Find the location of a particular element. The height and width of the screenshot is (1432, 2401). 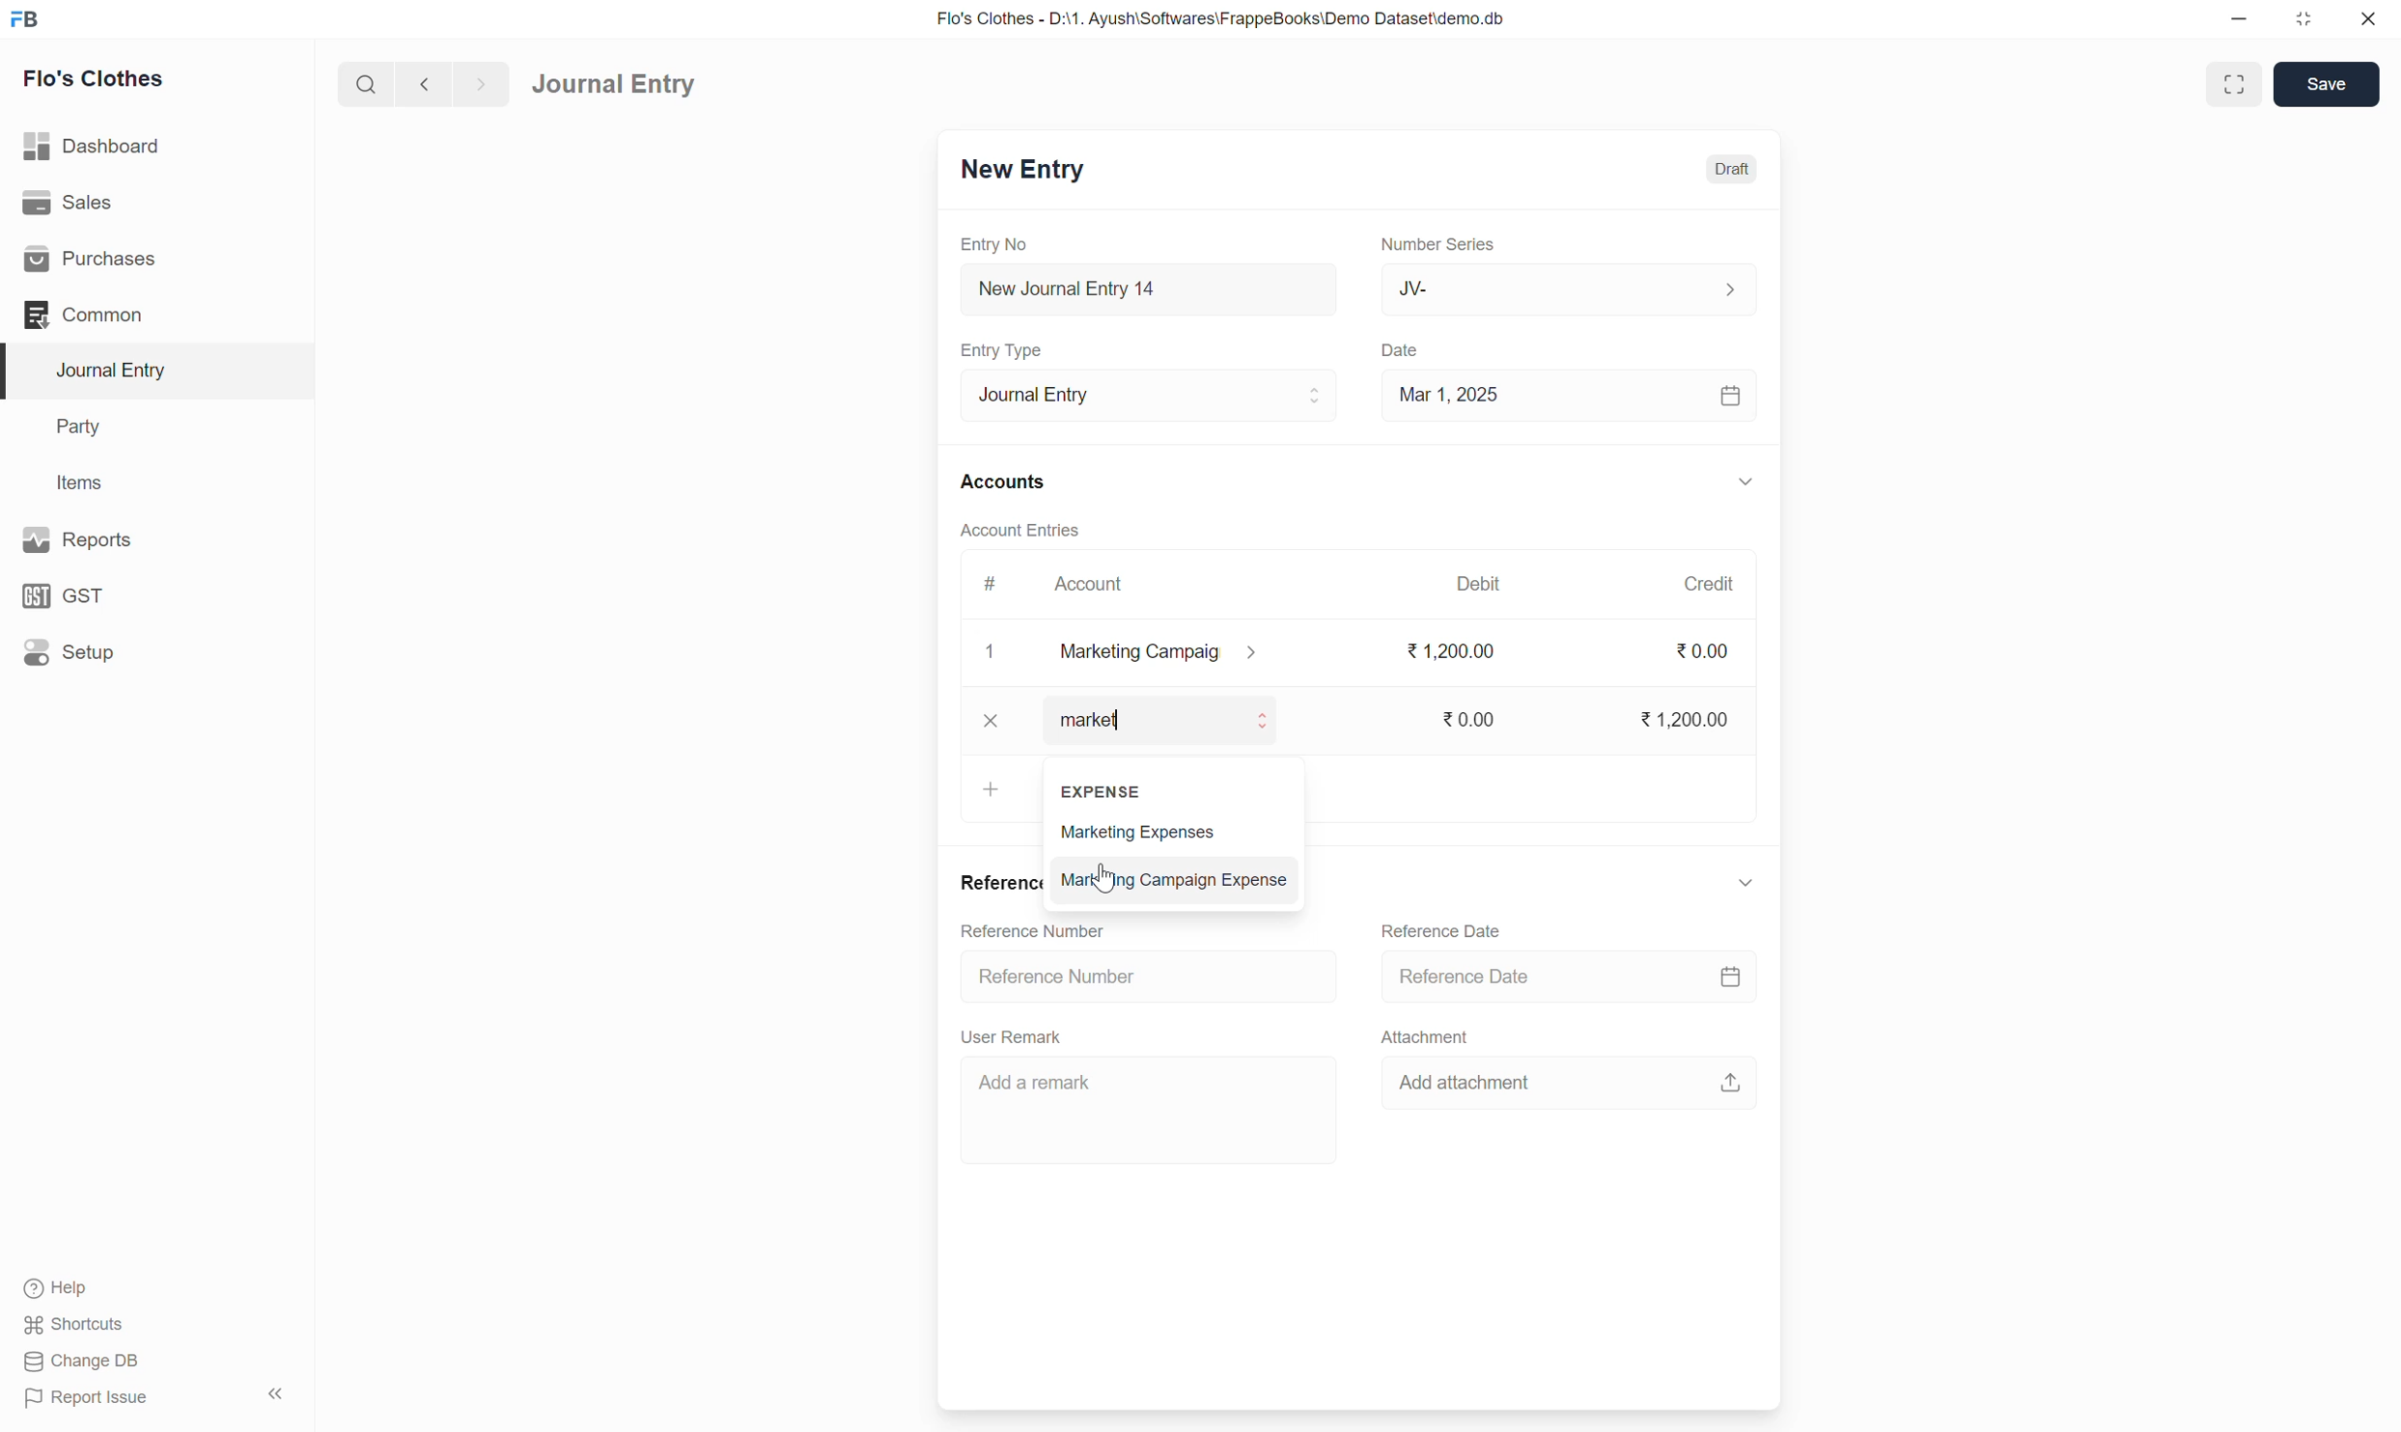

calendar is located at coordinates (1732, 398).